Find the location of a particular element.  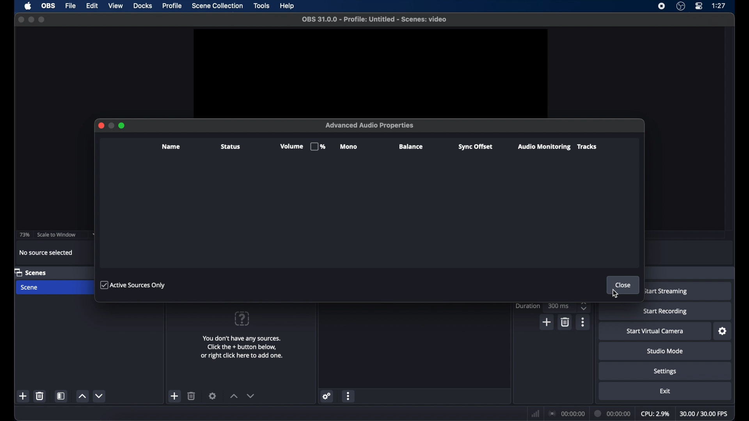

no source selected is located at coordinates (47, 253).